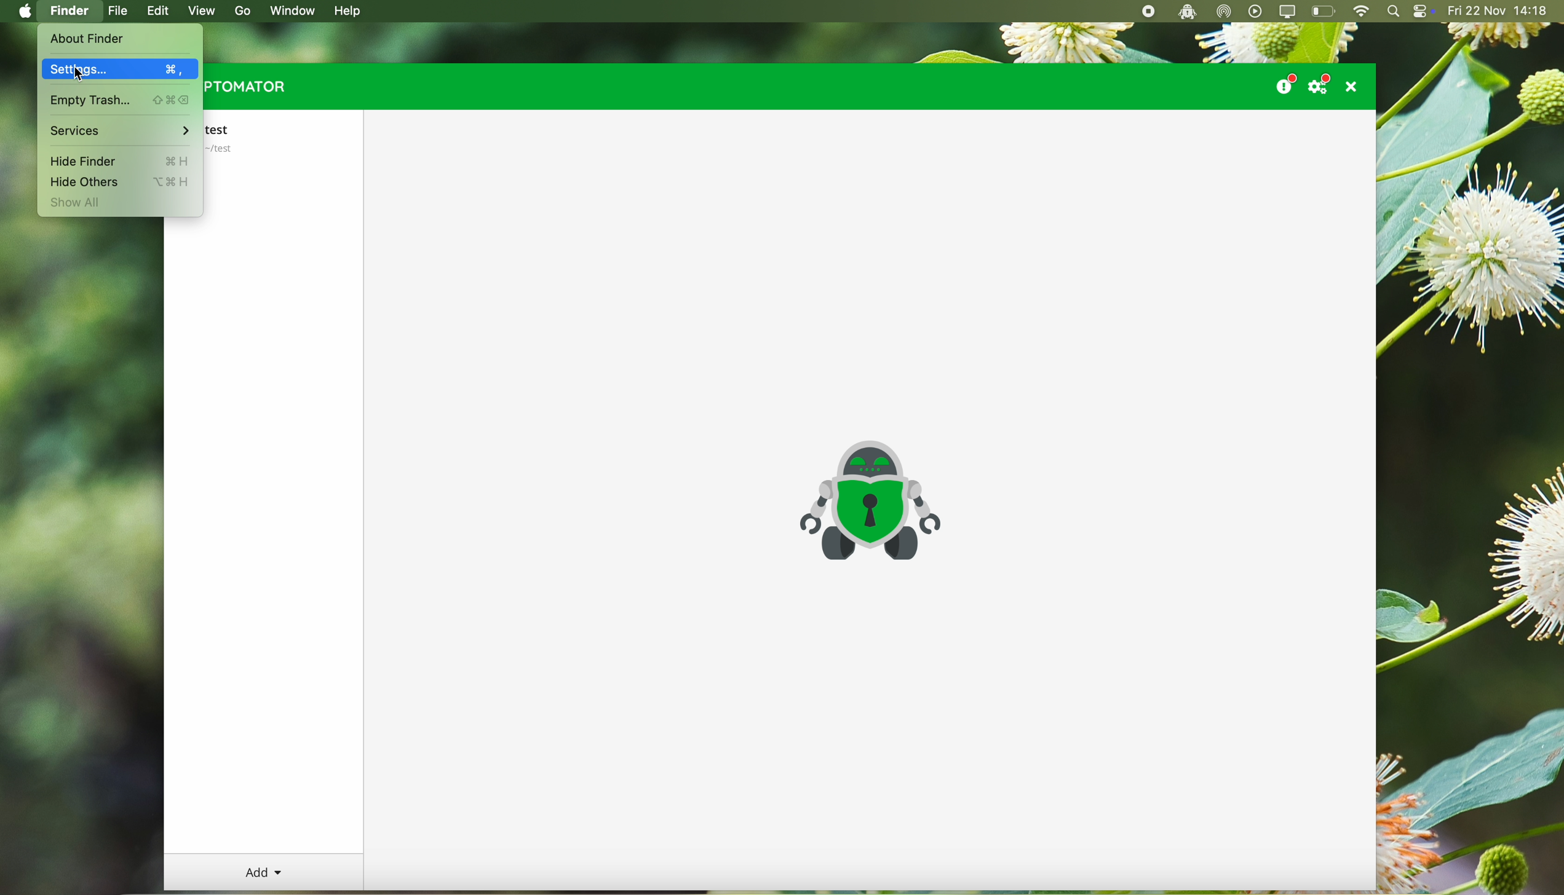 The height and width of the screenshot is (895, 1564). What do you see at coordinates (264, 873) in the screenshot?
I see `add` at bounding box center [264, 873].